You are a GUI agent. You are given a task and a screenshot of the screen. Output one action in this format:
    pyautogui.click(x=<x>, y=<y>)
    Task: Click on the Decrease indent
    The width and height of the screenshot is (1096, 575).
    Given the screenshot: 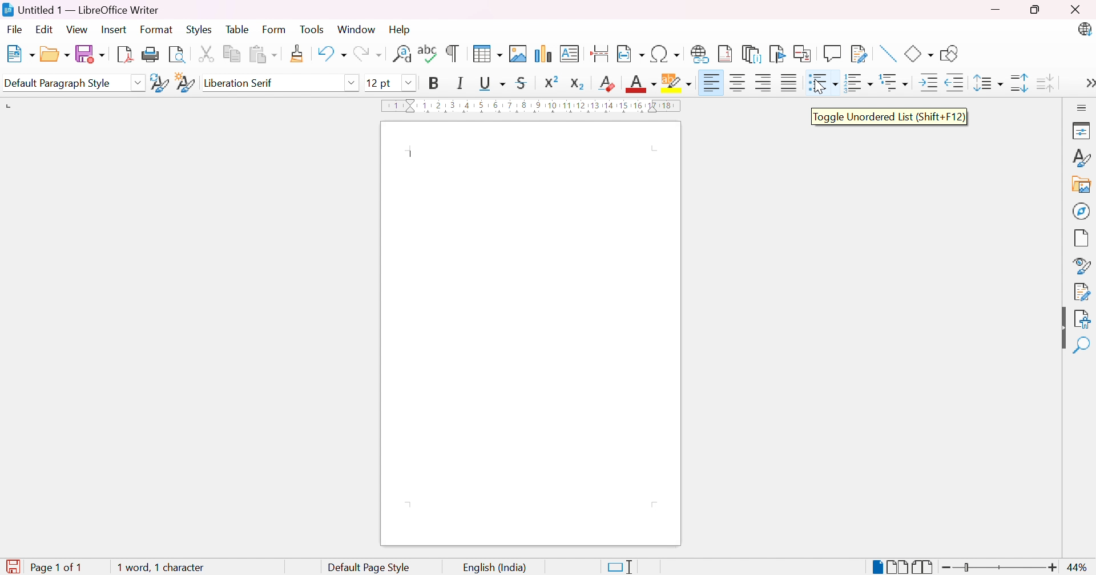 What is the action you would take?
    pyautogui.click(x=954, y=82)
    